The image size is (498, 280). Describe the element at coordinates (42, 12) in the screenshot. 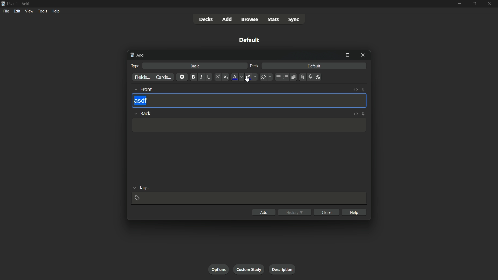

I see `tools` at that location.